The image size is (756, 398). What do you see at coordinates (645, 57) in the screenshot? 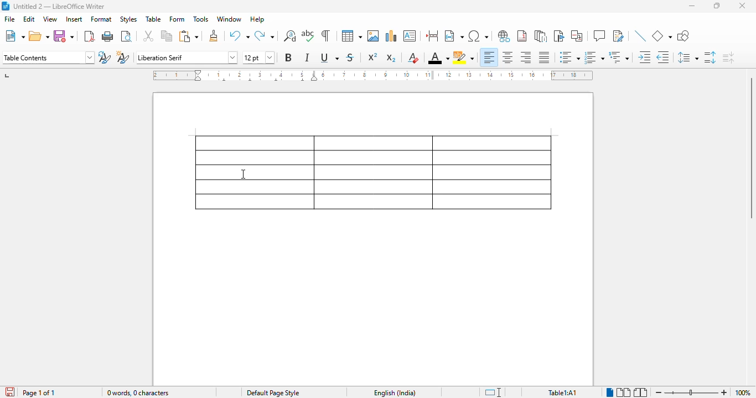
I see `increase indent` at bounding box center [645, 57].